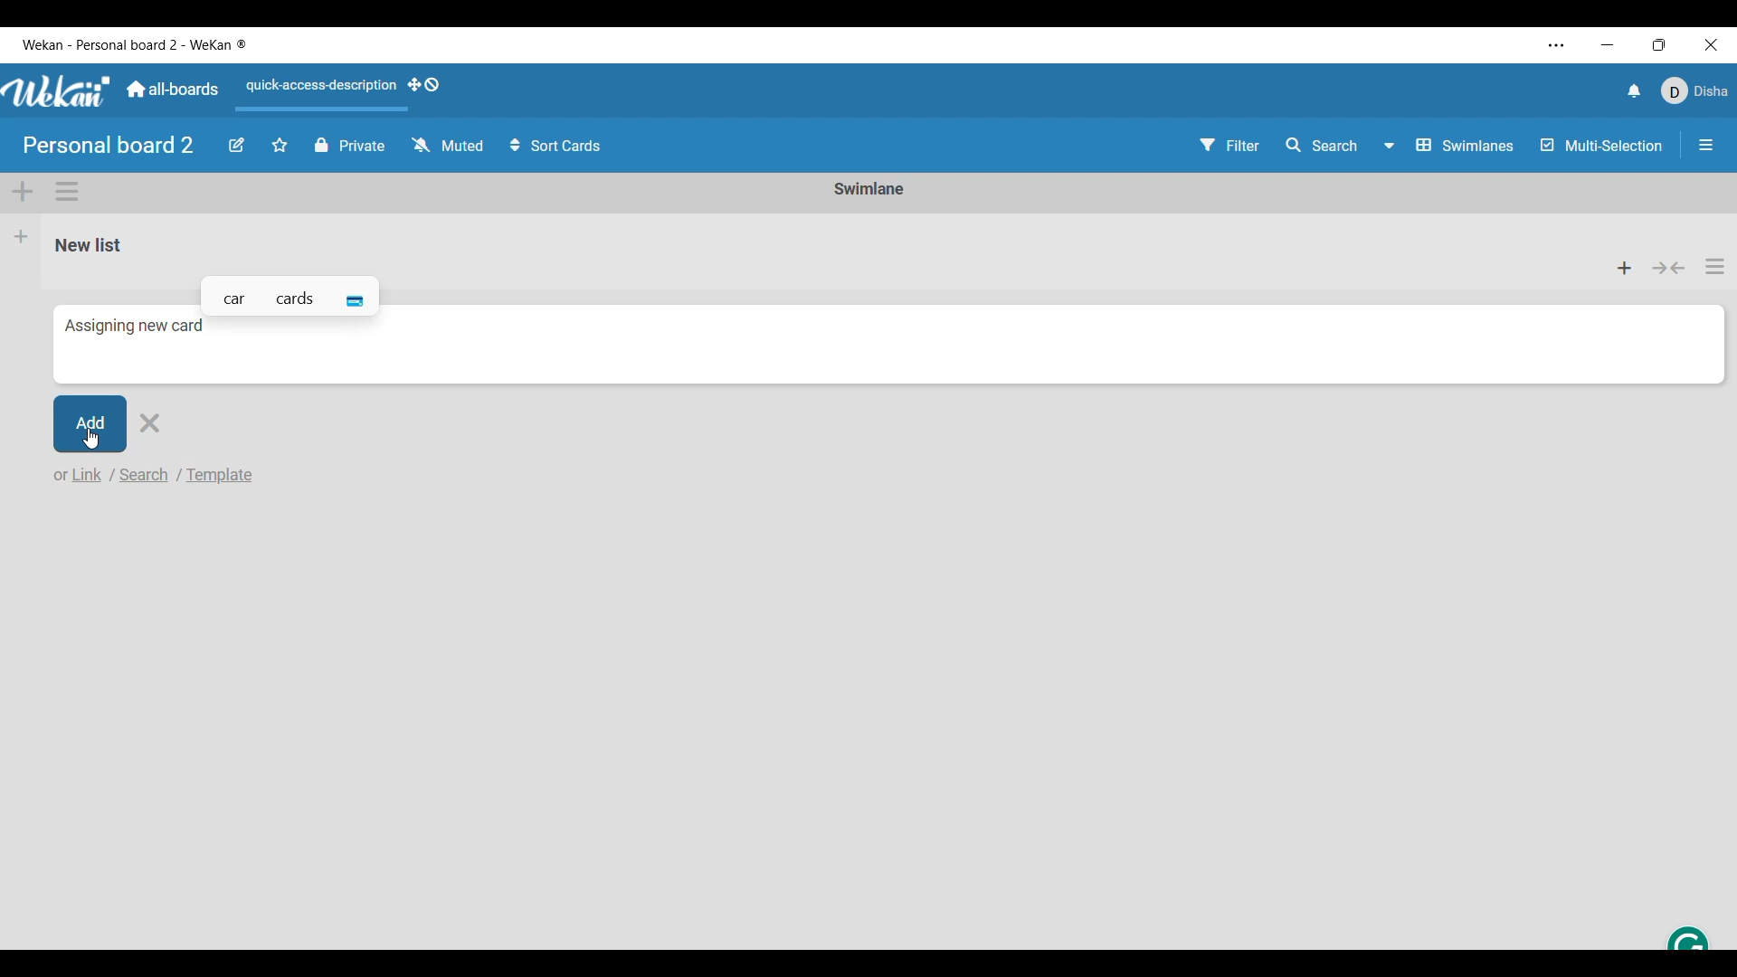 The width and height of the screenshot is (1737, 977). What do you see at coordinates (134, 45) in the screenshot?
I see `Software and board name` at bounding box center [134, 45].